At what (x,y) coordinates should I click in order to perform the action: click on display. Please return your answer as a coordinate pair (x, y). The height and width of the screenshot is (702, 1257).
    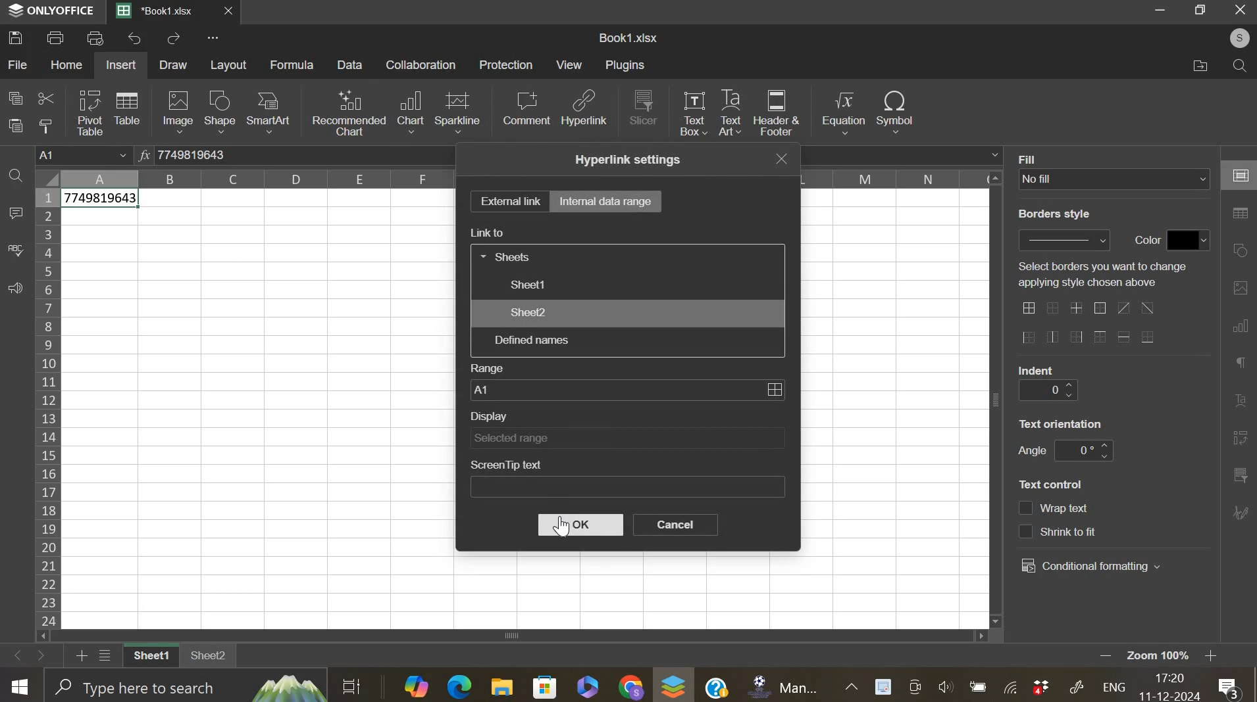
    Looking at the image, I should click on (627, 438).